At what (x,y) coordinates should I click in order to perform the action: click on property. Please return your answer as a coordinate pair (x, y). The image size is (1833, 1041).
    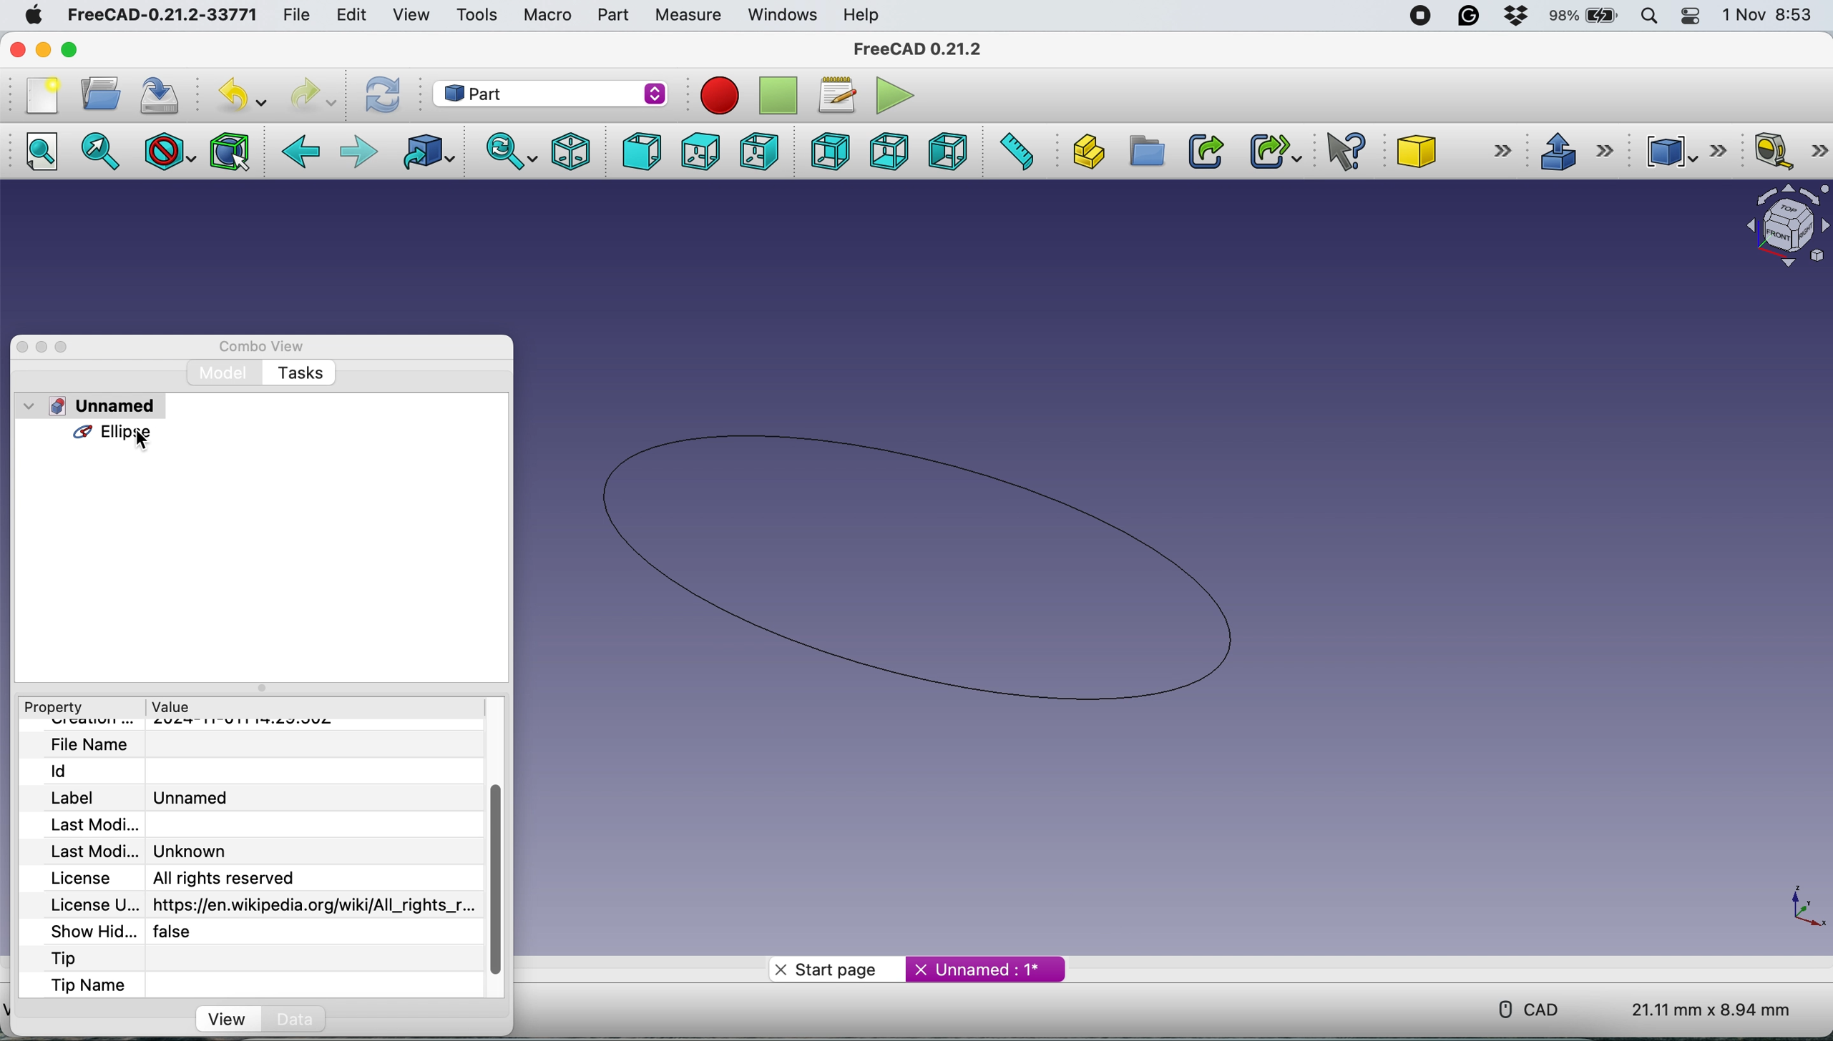
    Looking at the image, I should click on (57, 709).